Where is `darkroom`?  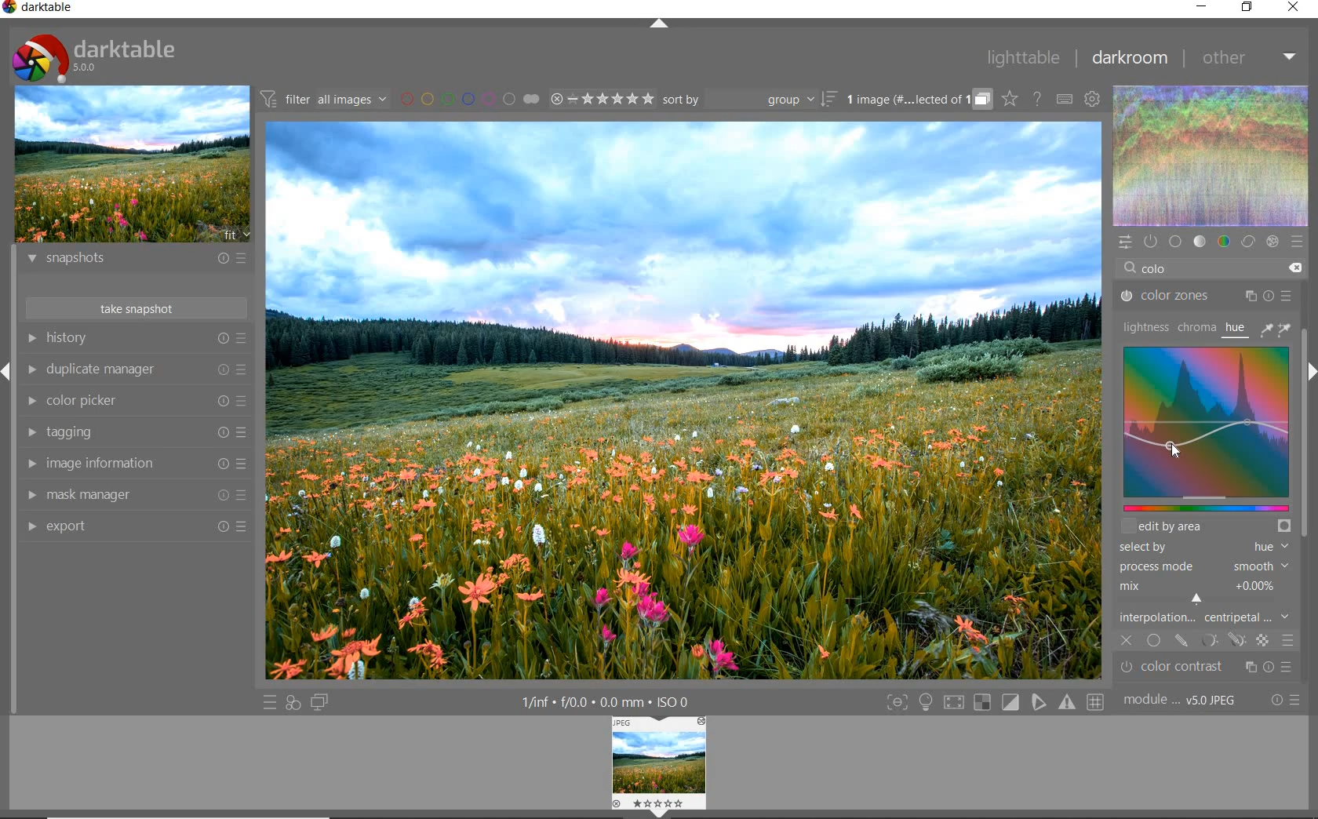
darkroom is located at coordinates (1131, 59).